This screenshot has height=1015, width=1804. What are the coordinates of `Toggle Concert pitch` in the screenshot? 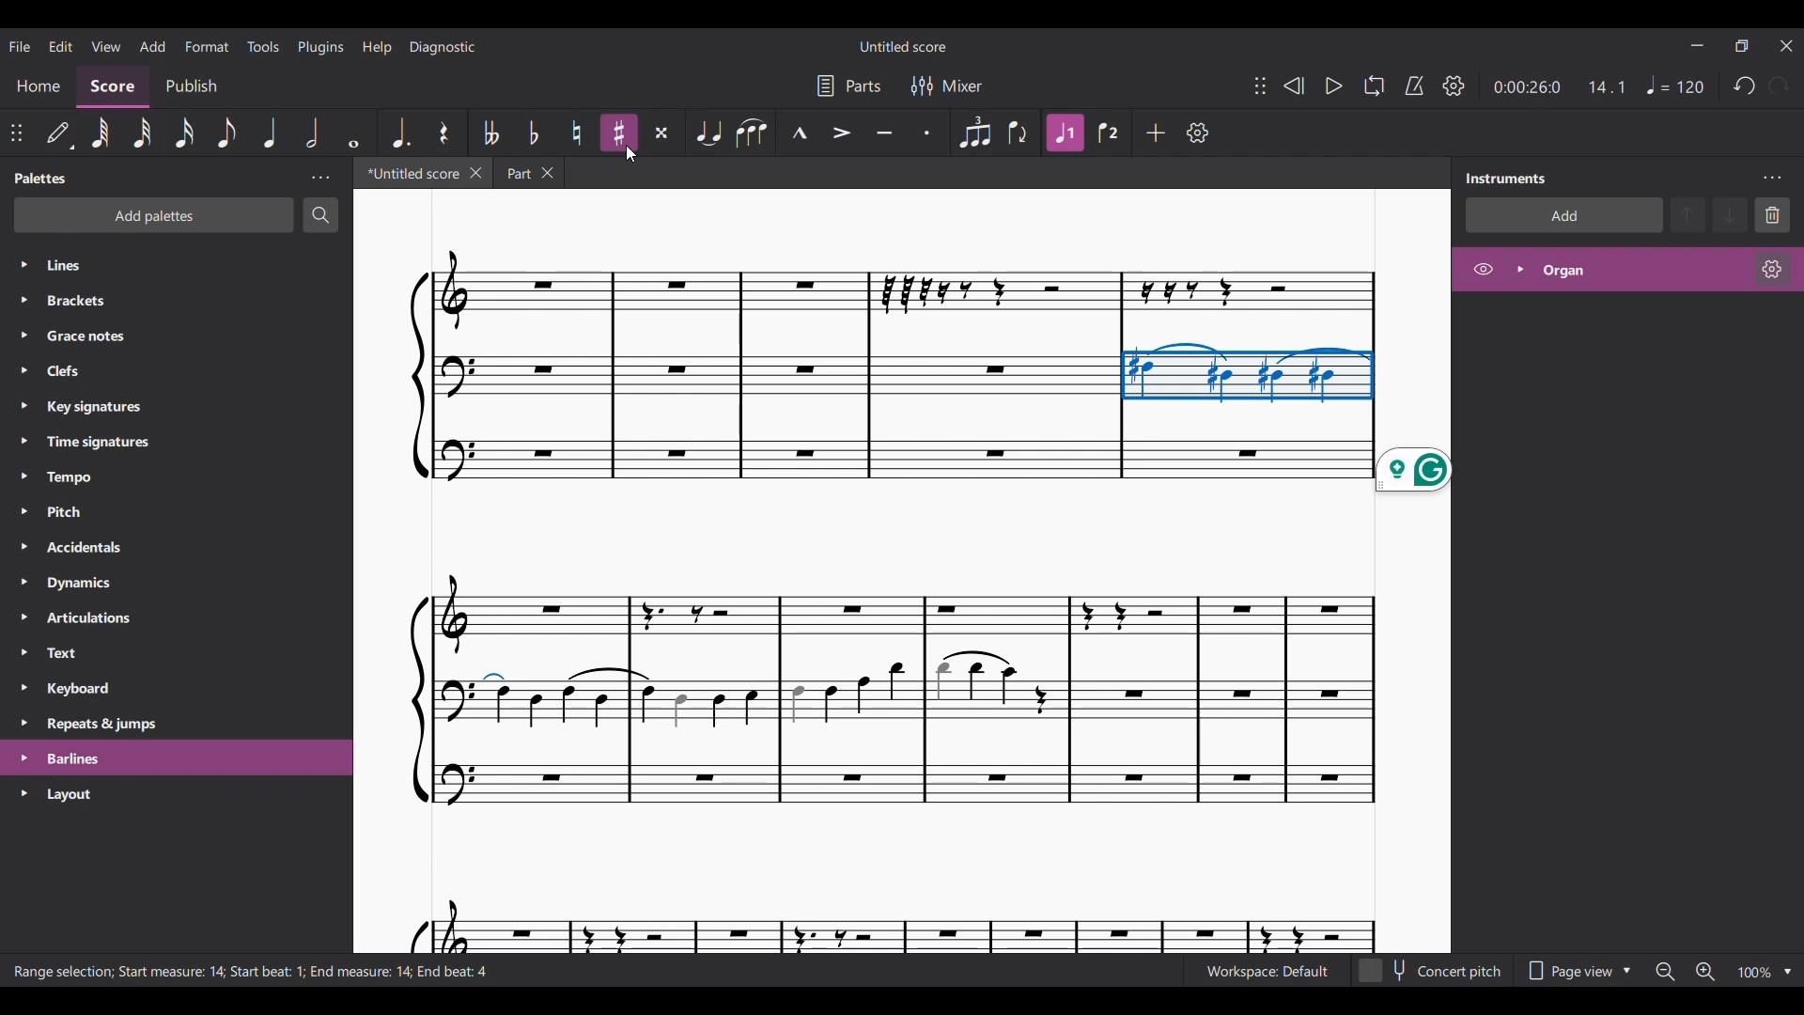 It's located at (1432, 971).